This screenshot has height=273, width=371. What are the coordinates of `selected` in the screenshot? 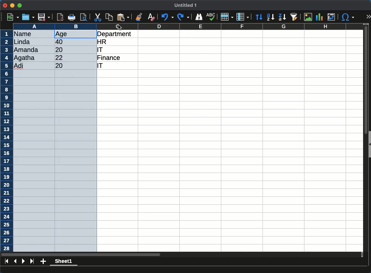 It's located at (55, 141).